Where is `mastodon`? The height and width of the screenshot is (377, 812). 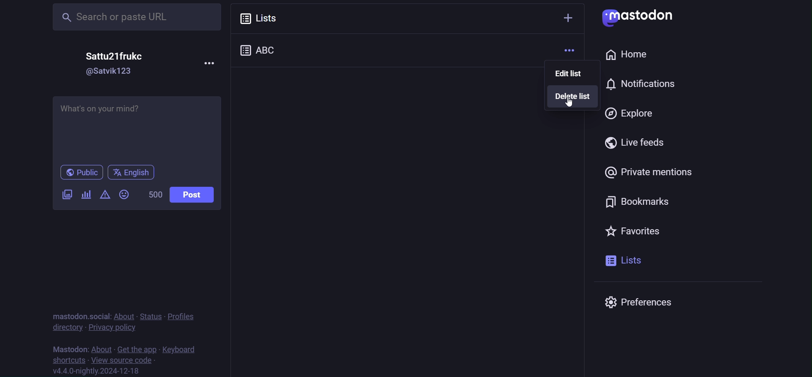
mastodon is located at coordinates (70, 347).